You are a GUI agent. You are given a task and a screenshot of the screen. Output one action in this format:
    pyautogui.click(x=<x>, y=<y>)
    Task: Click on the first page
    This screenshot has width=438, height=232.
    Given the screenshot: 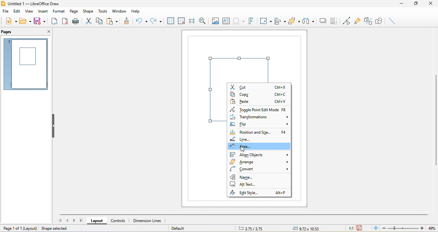 What is the action you would take?
    pyautogui.click(x=61, y=220)
    